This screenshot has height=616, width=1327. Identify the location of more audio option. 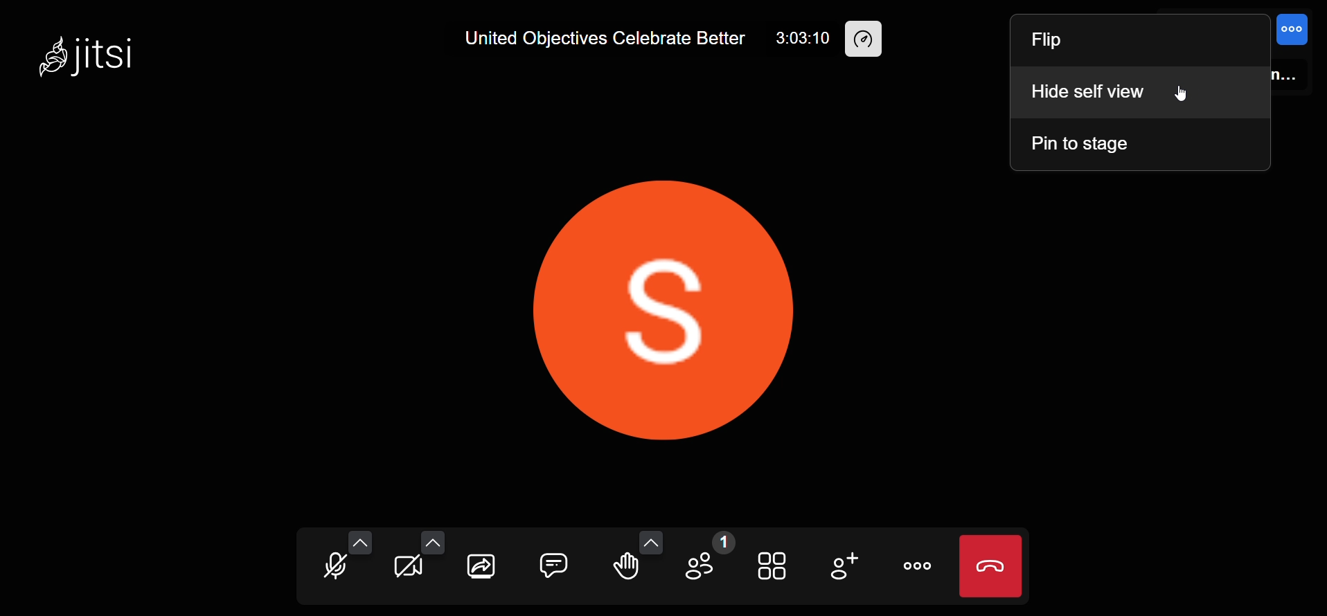
(362, 541).